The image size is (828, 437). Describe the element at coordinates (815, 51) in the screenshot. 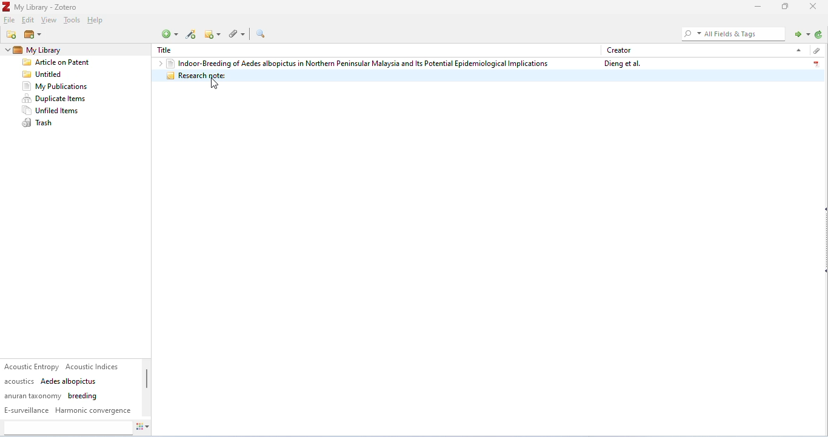

I see `attachment` at that location.